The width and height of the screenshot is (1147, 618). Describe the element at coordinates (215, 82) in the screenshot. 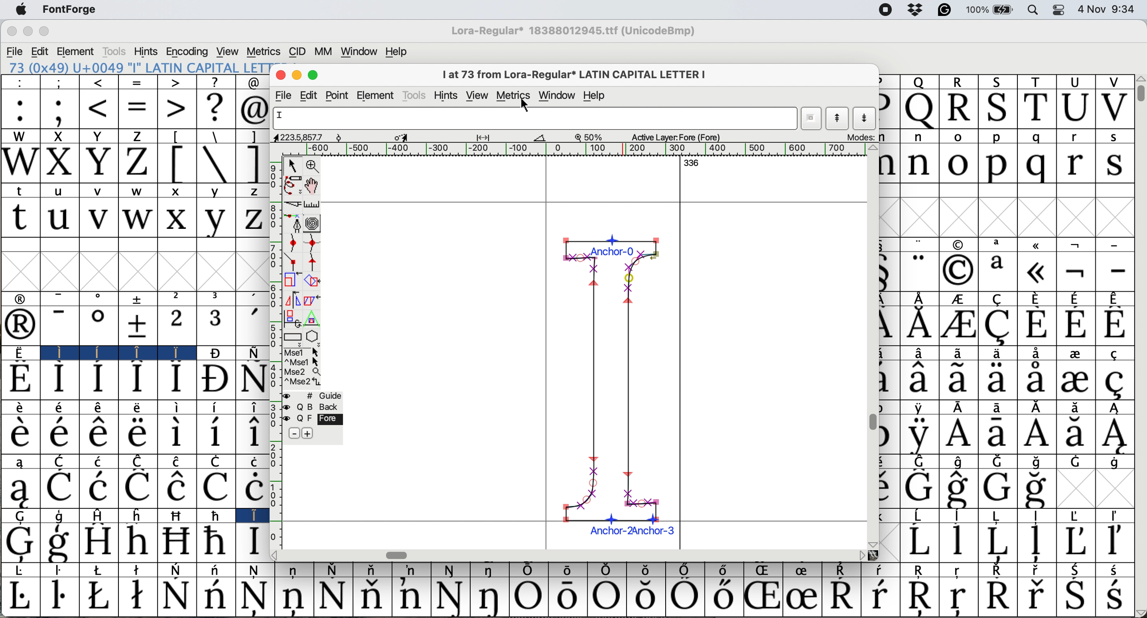

I see `?` at that location.